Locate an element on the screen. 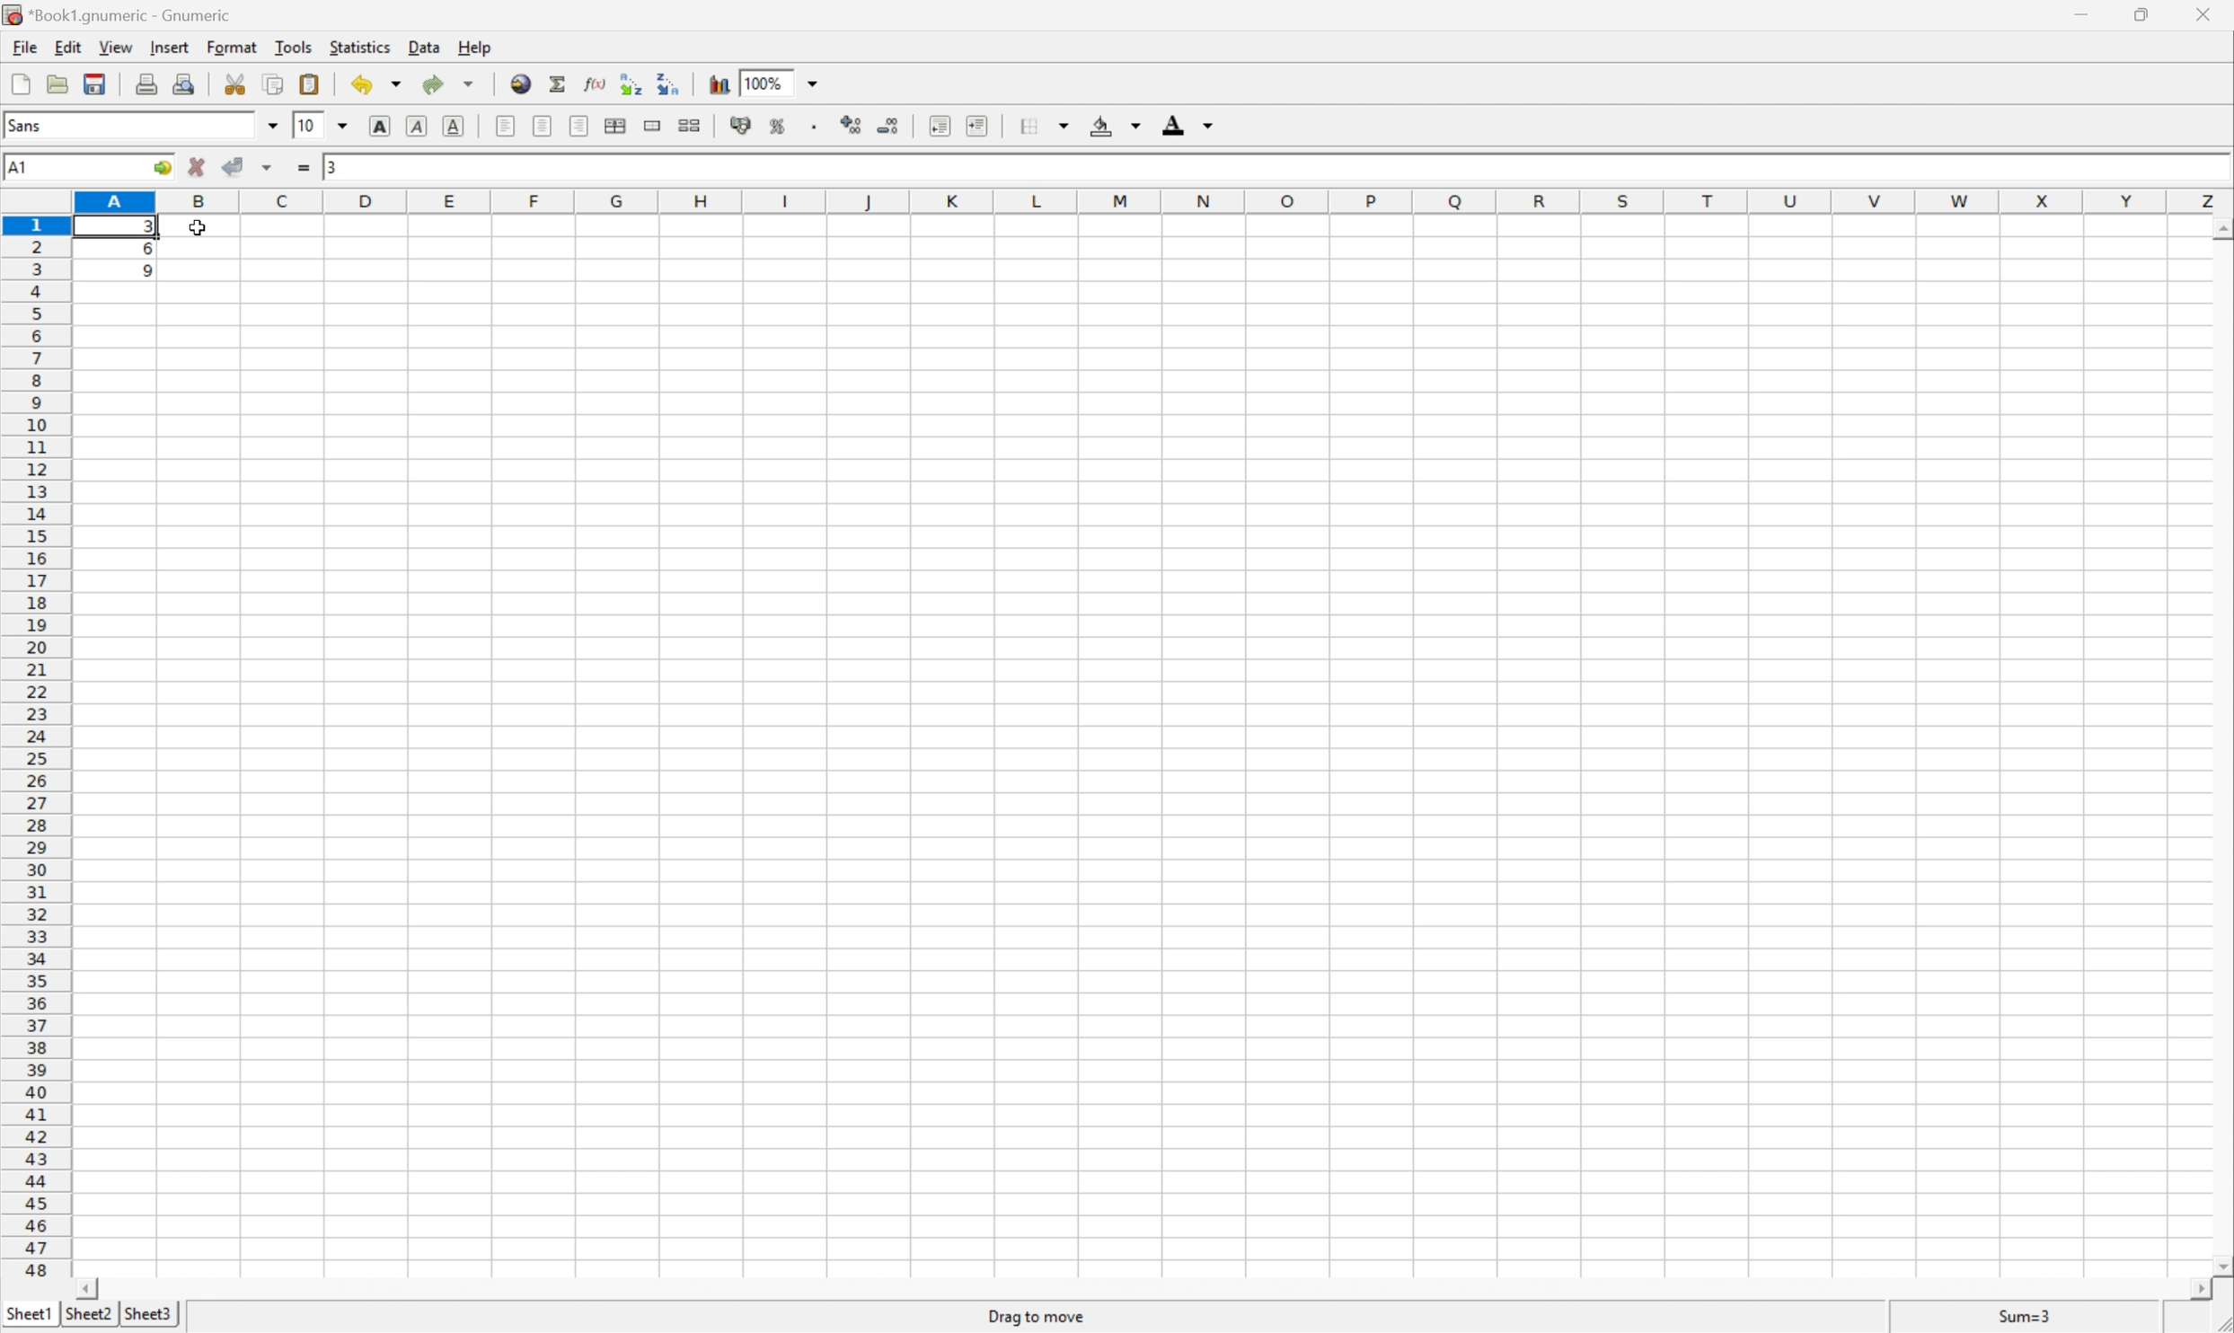 This screenshot has width=2234, height=1333. Sheet2 is located at coordinates (88, 1313).